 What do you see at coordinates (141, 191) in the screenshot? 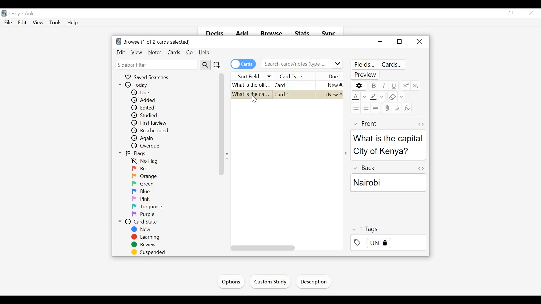
I see `Blue` at bounding box center [141, 191].